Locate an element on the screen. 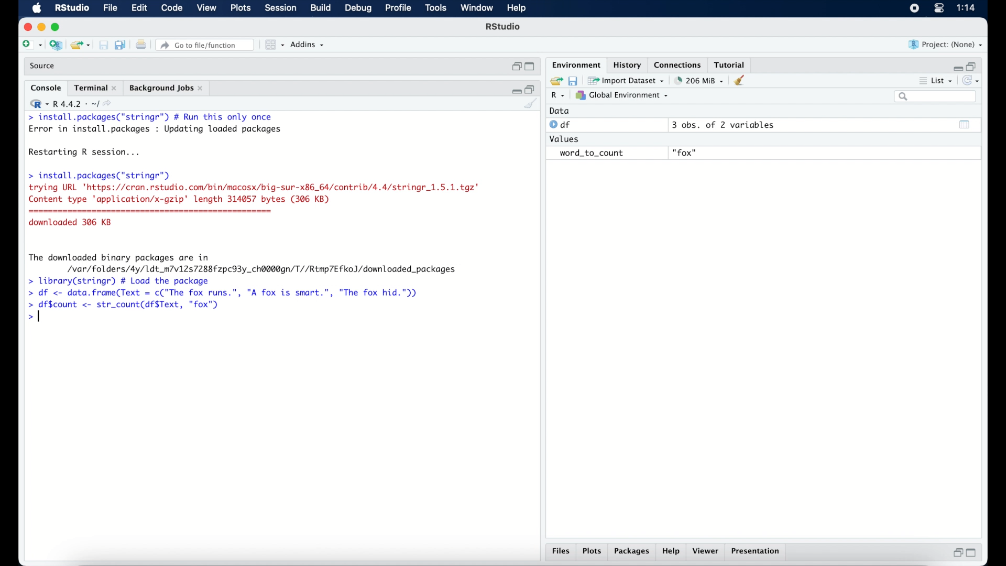  source is located at coordinates (43, 66).